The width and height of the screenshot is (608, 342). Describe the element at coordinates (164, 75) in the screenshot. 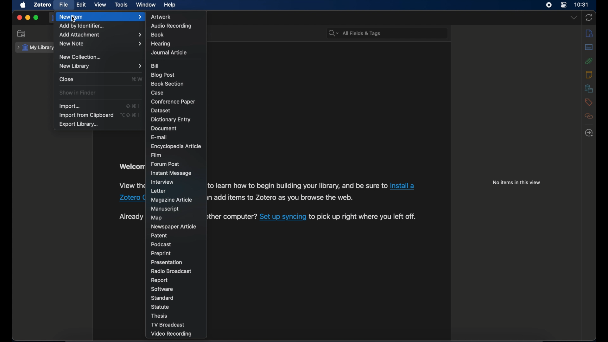

I see `blog post` at that location.